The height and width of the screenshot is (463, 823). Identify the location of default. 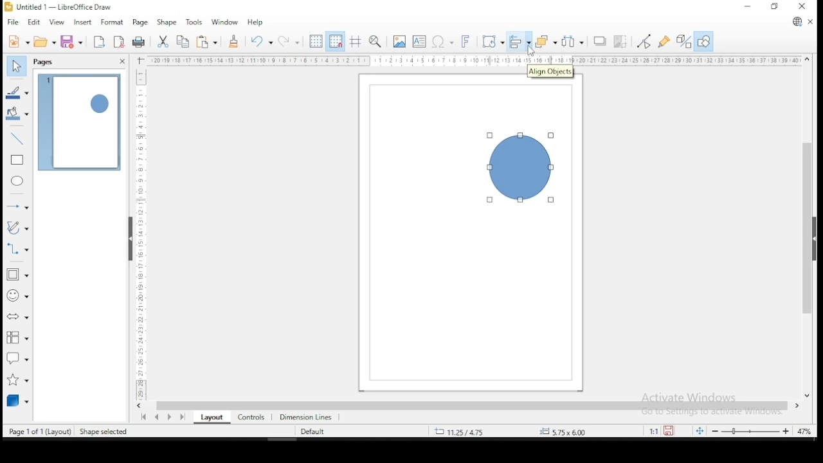
(312, 432).